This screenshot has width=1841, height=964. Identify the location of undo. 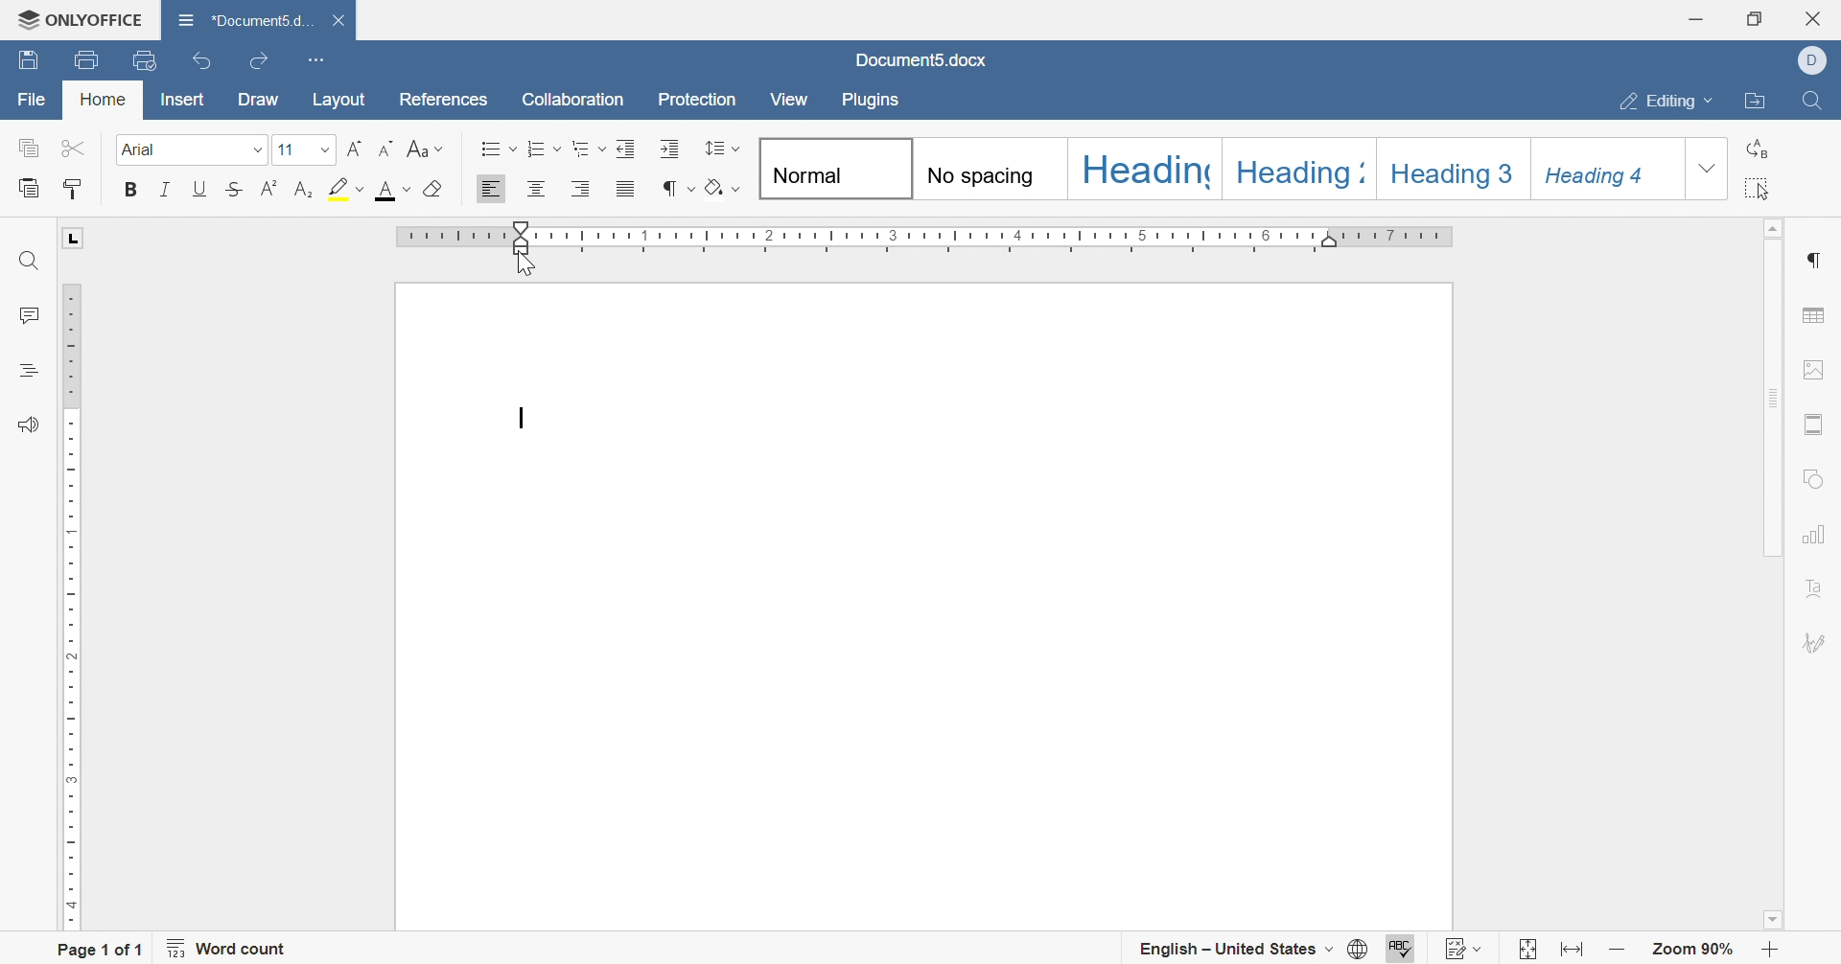
(201, 59).